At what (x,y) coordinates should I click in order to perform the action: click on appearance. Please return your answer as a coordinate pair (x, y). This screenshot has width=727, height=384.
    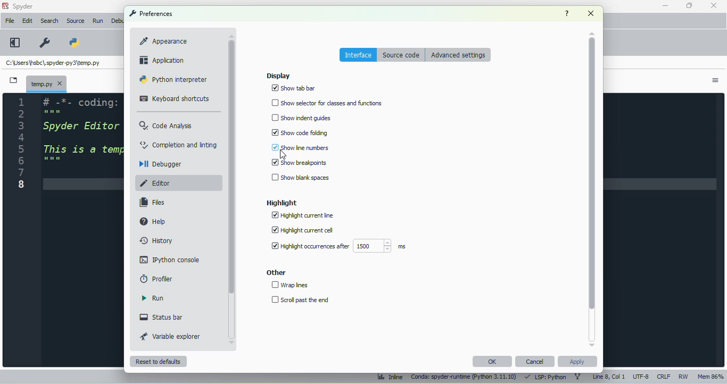
    Looking at the image, I should click on (163, 41).